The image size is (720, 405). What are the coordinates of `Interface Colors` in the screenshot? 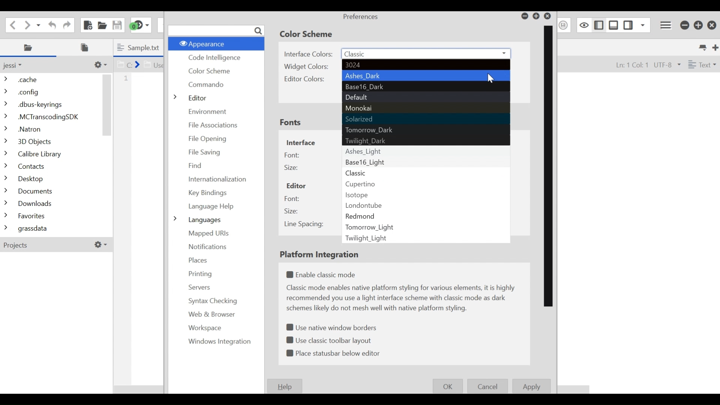 It's located at (309, 53).